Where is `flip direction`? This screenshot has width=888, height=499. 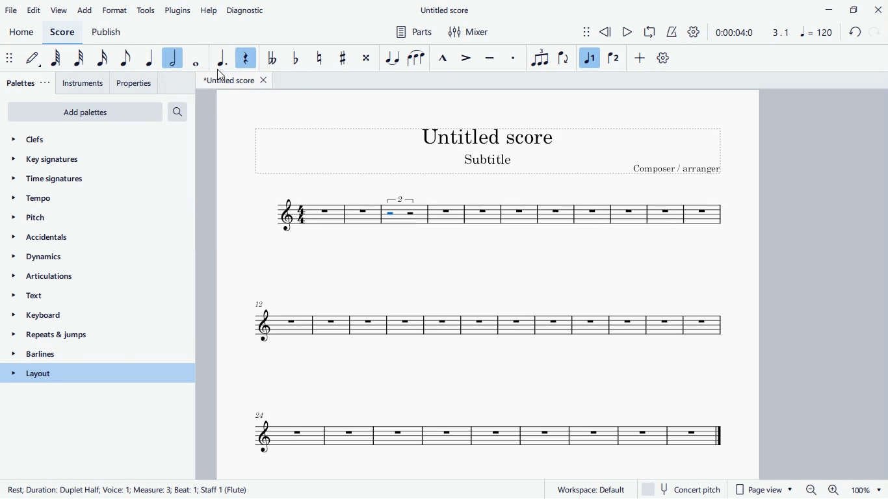
flip direction is located at coordinates (564, 58).